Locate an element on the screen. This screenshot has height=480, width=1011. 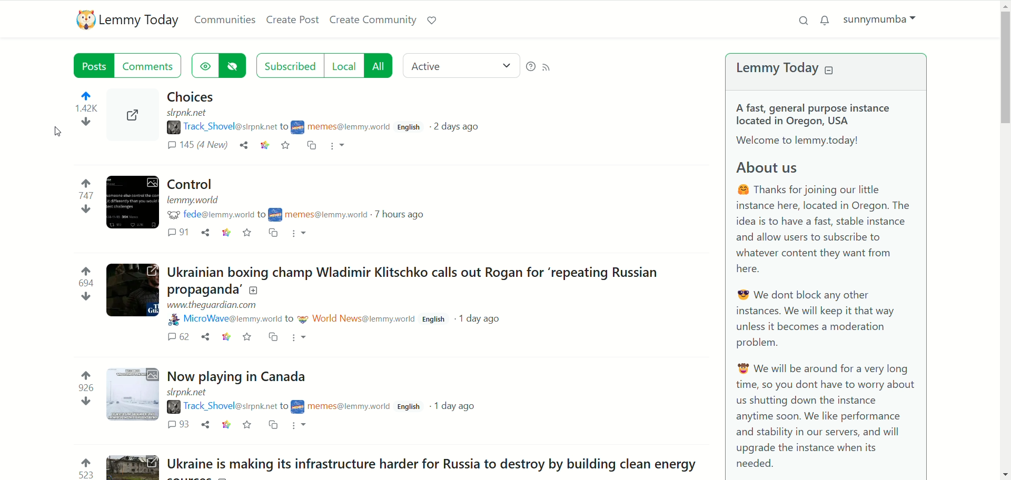
Post - Choices is located at coordinates (193, 97).